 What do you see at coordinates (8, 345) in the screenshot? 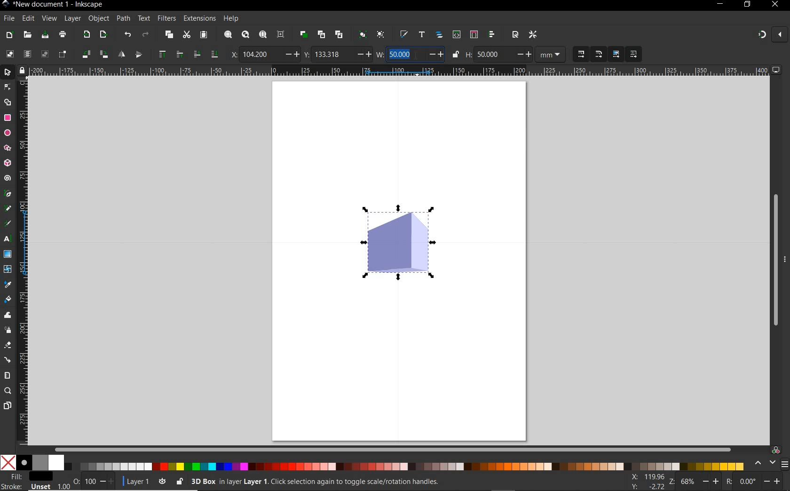
I see `eraser tool` at bounding box center [8, 345].